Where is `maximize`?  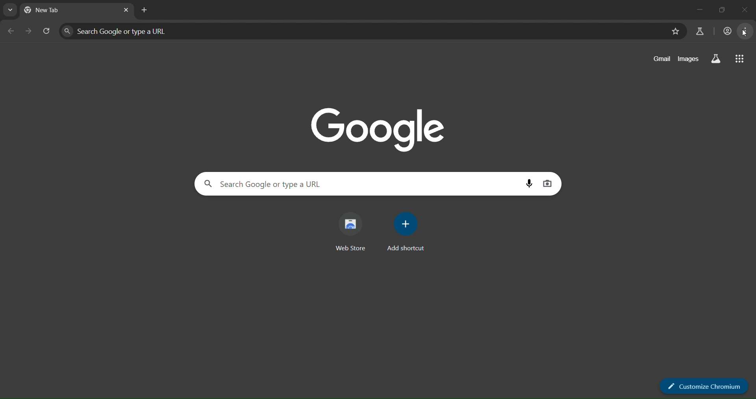 maximize is located at coordinates (719, 9).